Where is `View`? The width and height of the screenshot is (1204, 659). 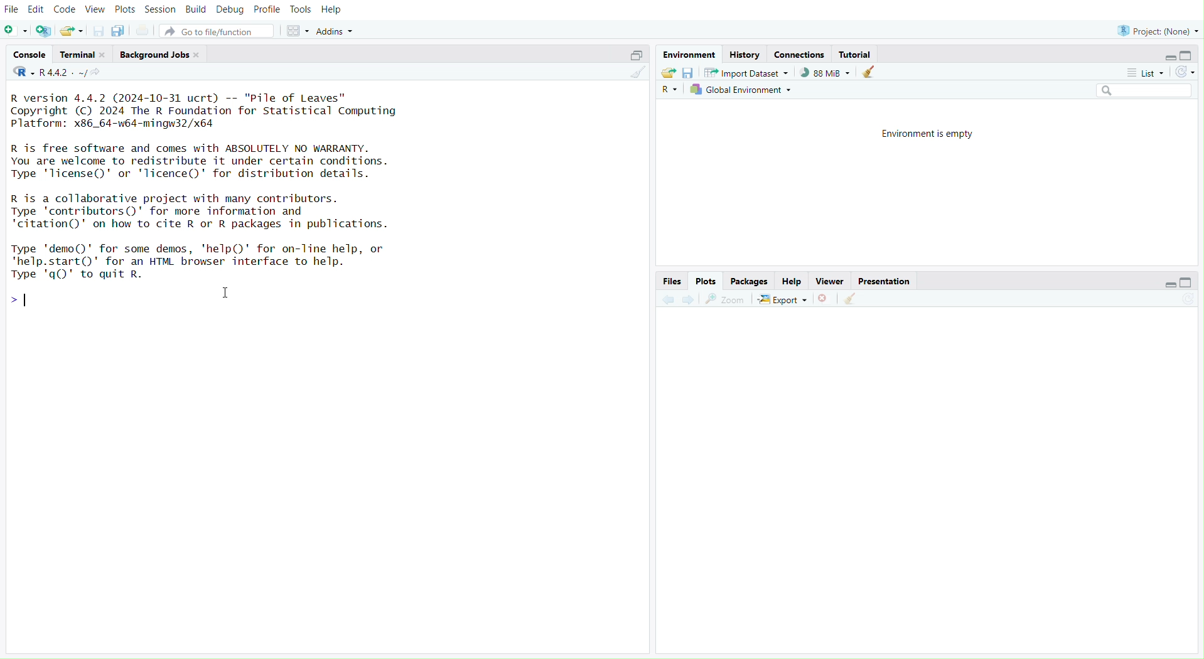
View is located at coordinates (94, 9).